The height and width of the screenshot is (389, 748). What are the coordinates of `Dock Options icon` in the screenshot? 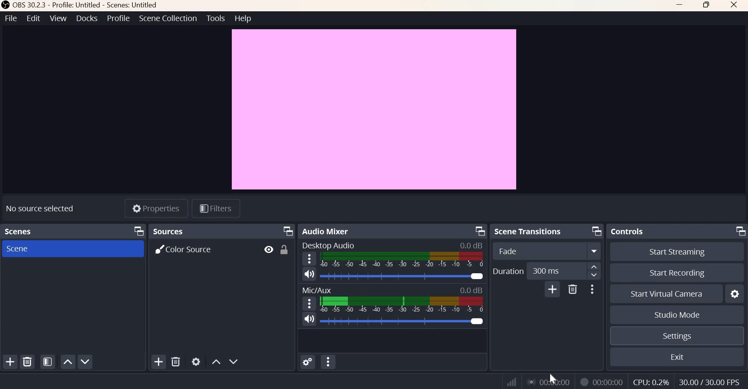 It's located at (595, 232).